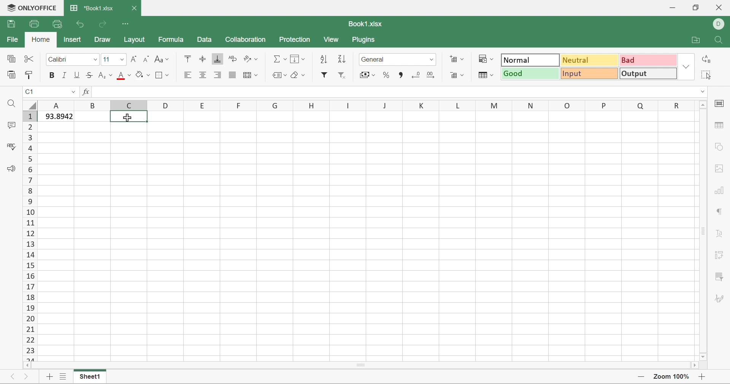 The height and width of the screenshot is (384, 730). Describe the element at coordinates (187, 75) in the screenshot. I see `Align Left` at that location.